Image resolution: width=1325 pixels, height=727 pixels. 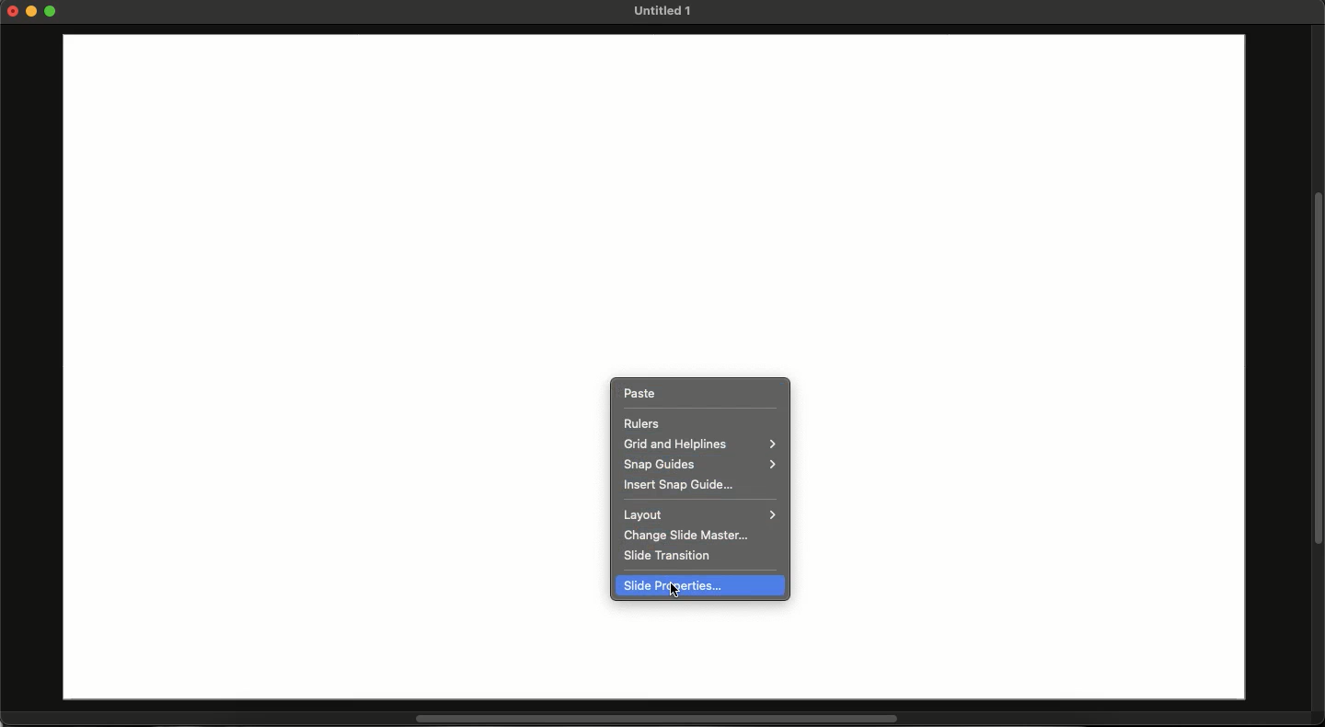 What do you see at coordinates (676, 594) in the screenshot?
I see `cursor` at bounding box center [676, 594].